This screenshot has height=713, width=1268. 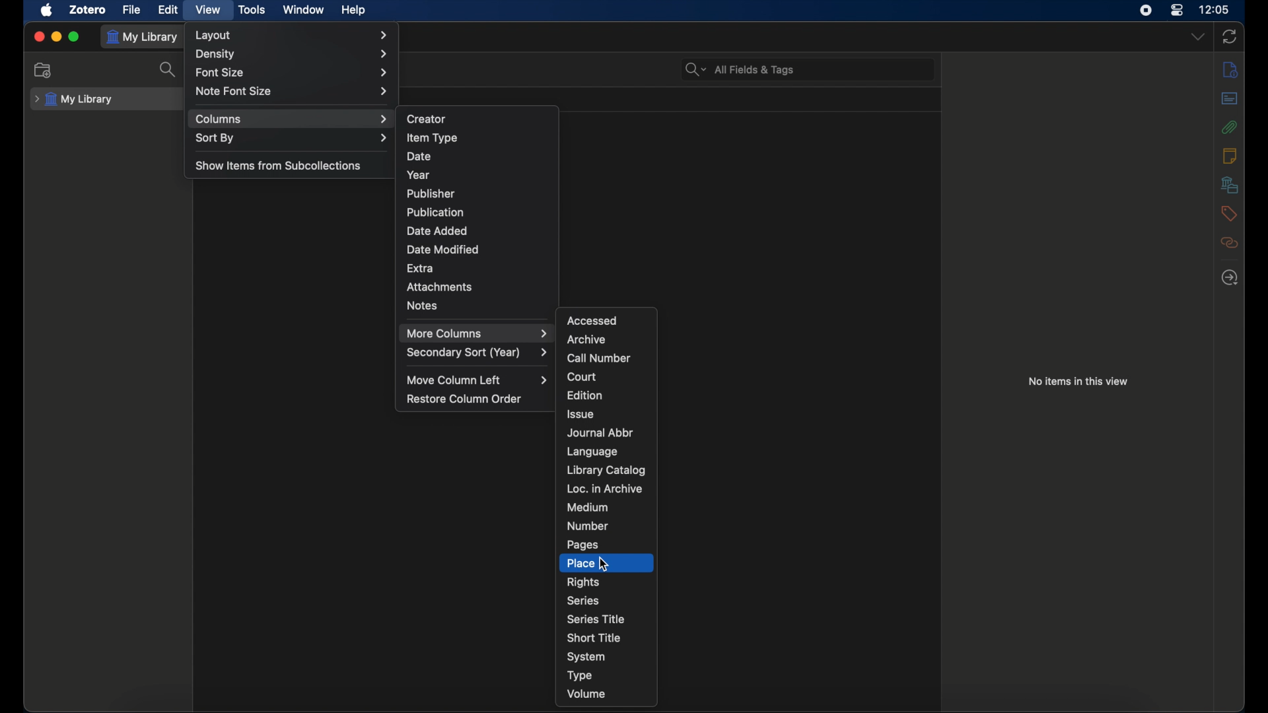 What do you see at coordinates (72, 100) in the screenshot?
I see `my library` at bounding box center [72, 100].